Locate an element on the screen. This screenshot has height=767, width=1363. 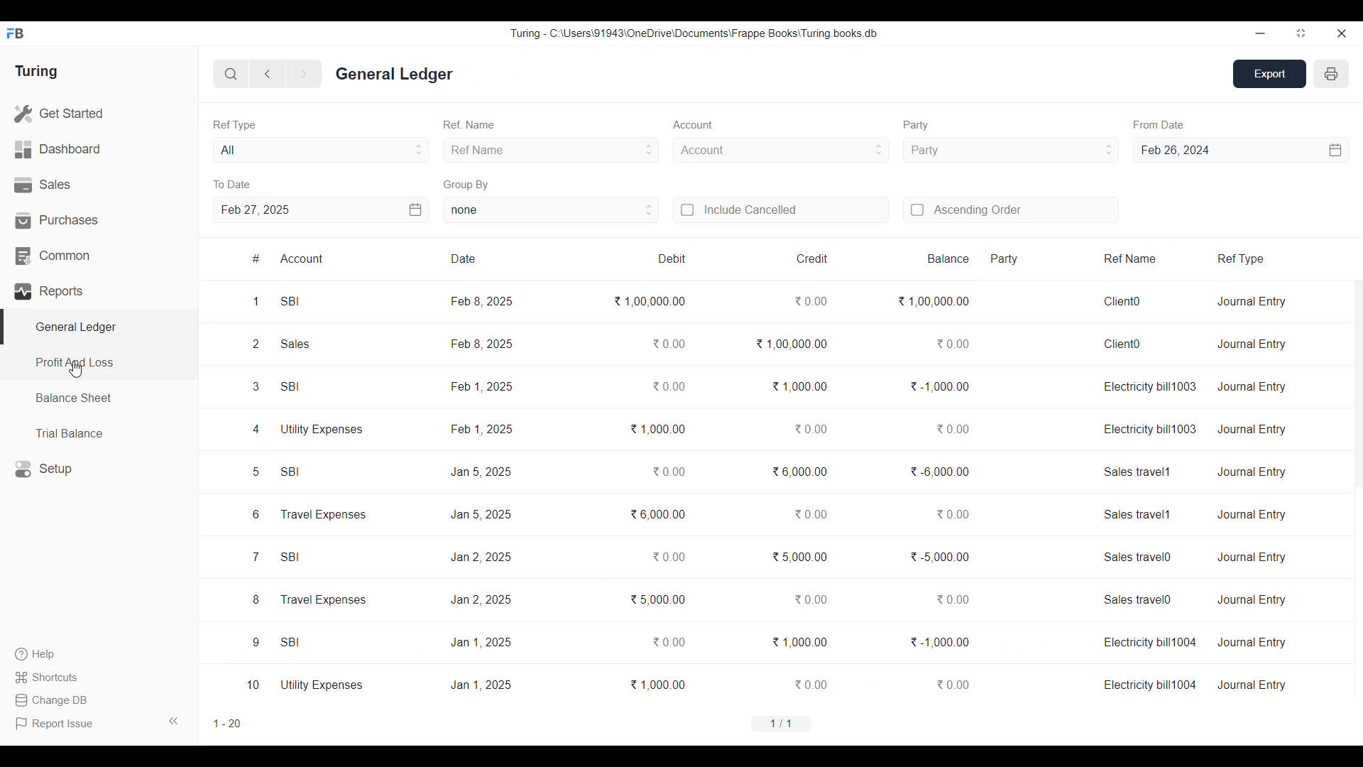
Cursor is located at coordinates (77, 369).